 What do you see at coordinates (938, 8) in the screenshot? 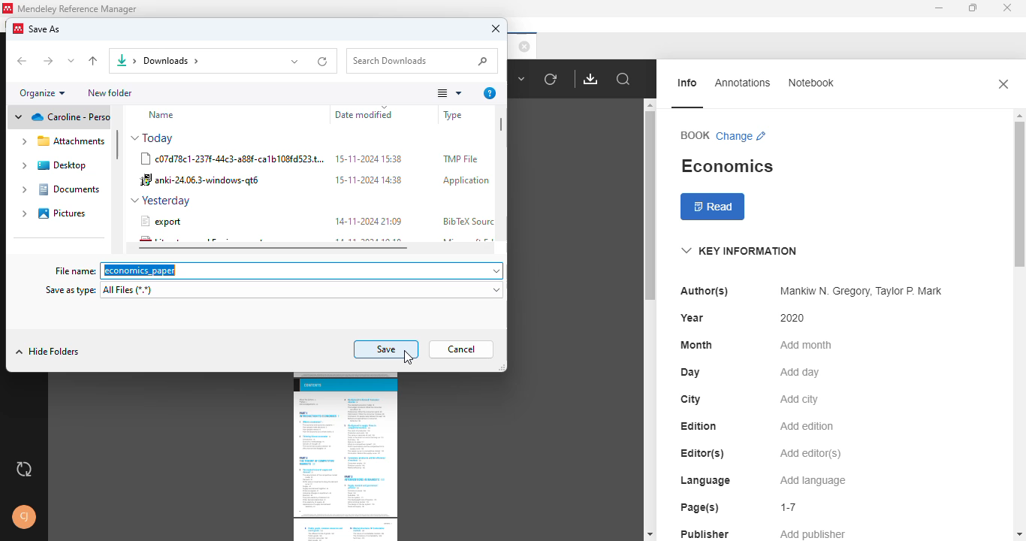
I see `minimize` at bounding box center [938, 8].